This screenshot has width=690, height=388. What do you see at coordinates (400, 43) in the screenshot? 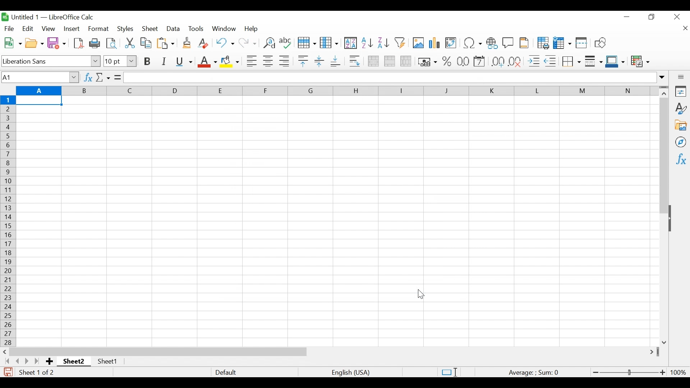
I see `Autofilter` at bounding box center [400, 43].